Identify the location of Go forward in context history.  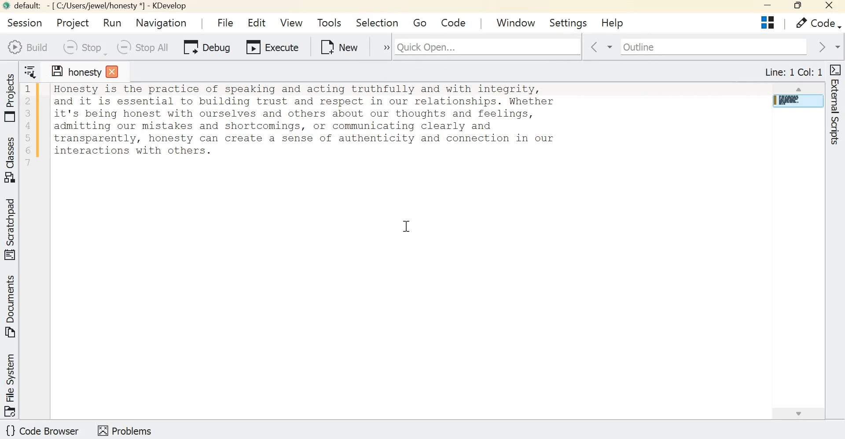
(827, 47).